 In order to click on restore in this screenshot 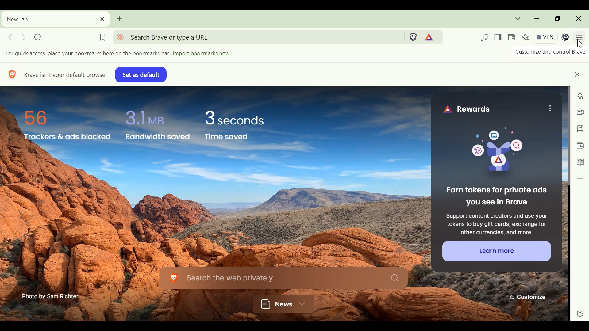, I will do `click(556, 18)`.